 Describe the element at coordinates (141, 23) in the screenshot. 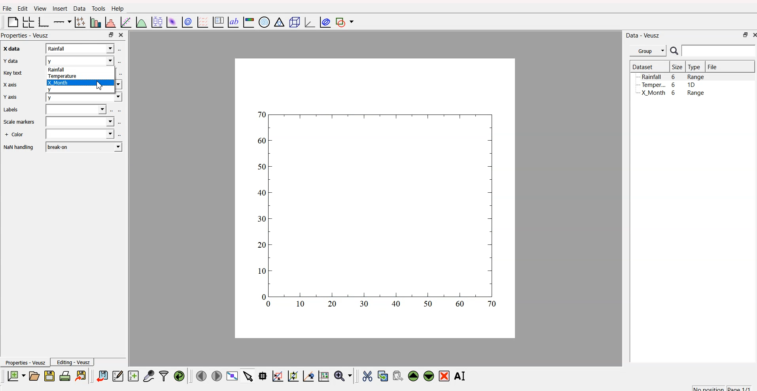

I see `plot function` at that location.